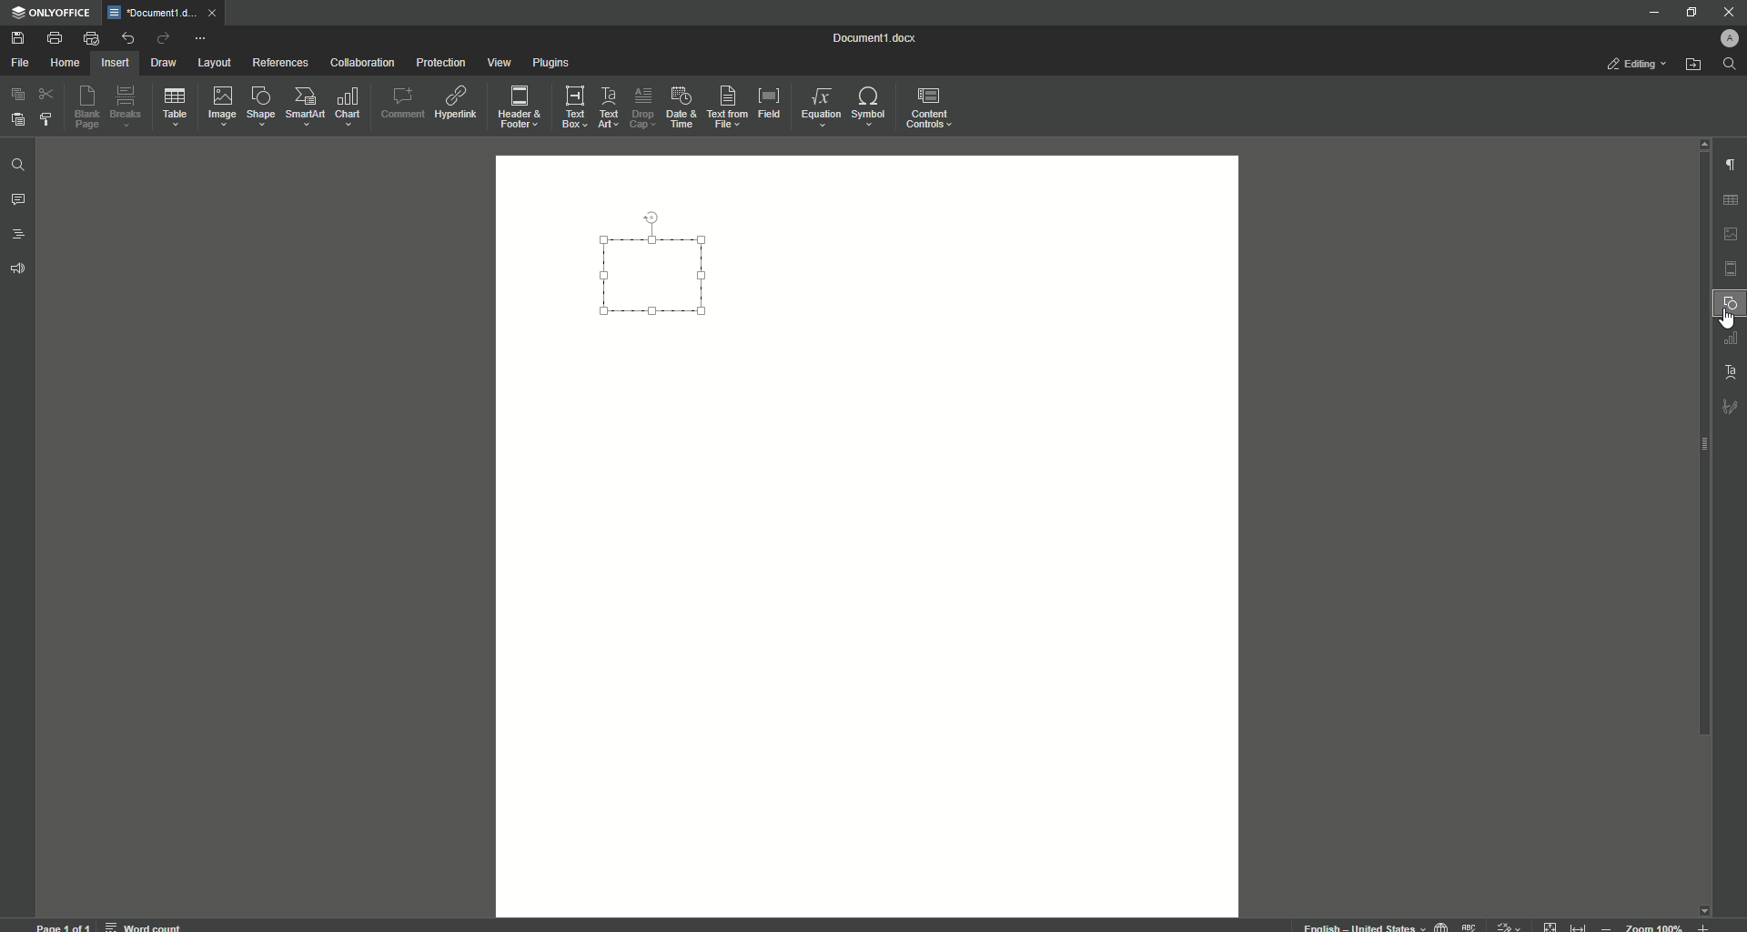 This screenshot has width=1747, height=932. Describe the element at coordinates (1551, 926) in the screenshot. I see `fit to page` at that location.